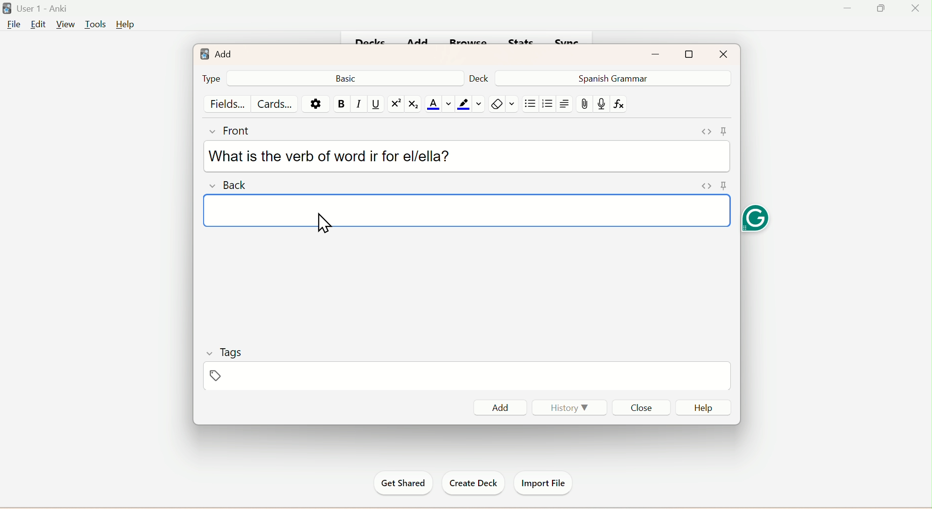 The width and height of the screenshot is (932, 509). Describe the element at coordinates (314, 103) in the screenshot. I see `Settings` at that location.